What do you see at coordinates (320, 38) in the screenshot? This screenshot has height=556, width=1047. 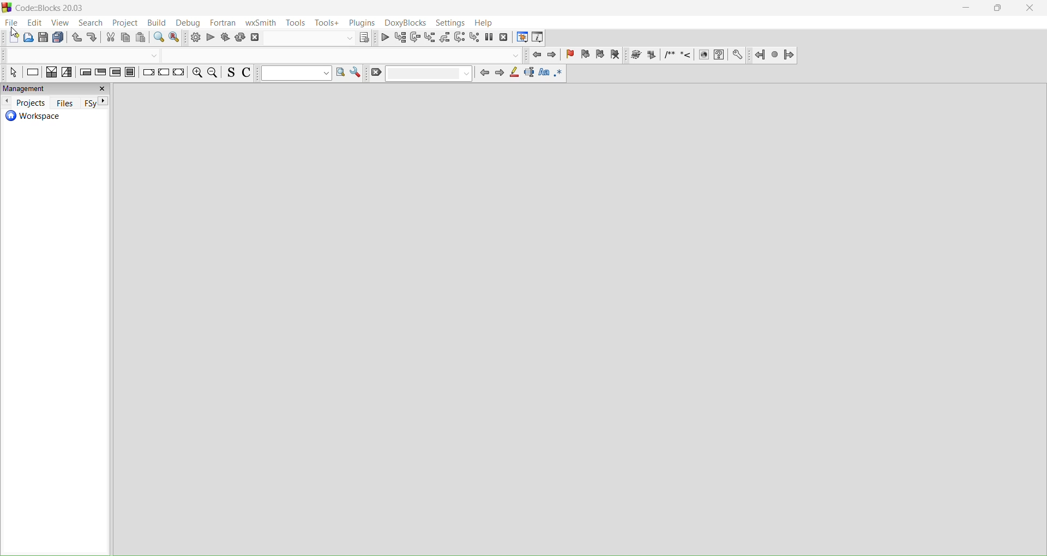 I see `show the select target dialogue` at bounding box center [320, 38].